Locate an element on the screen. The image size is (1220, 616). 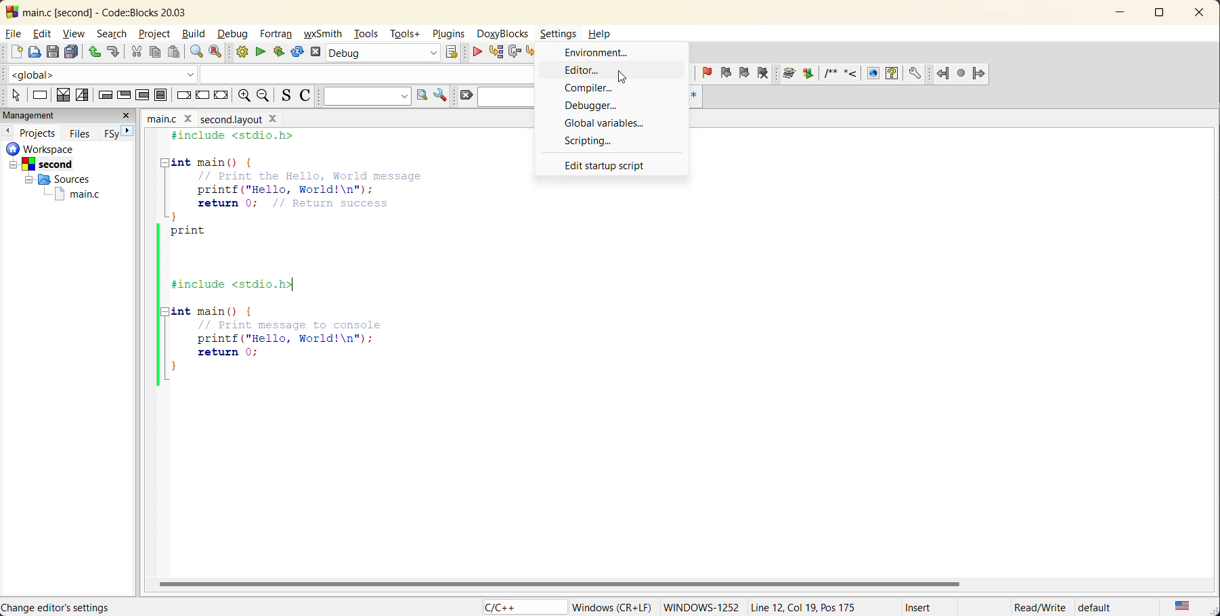
projects is located at coordinates (37, 133).